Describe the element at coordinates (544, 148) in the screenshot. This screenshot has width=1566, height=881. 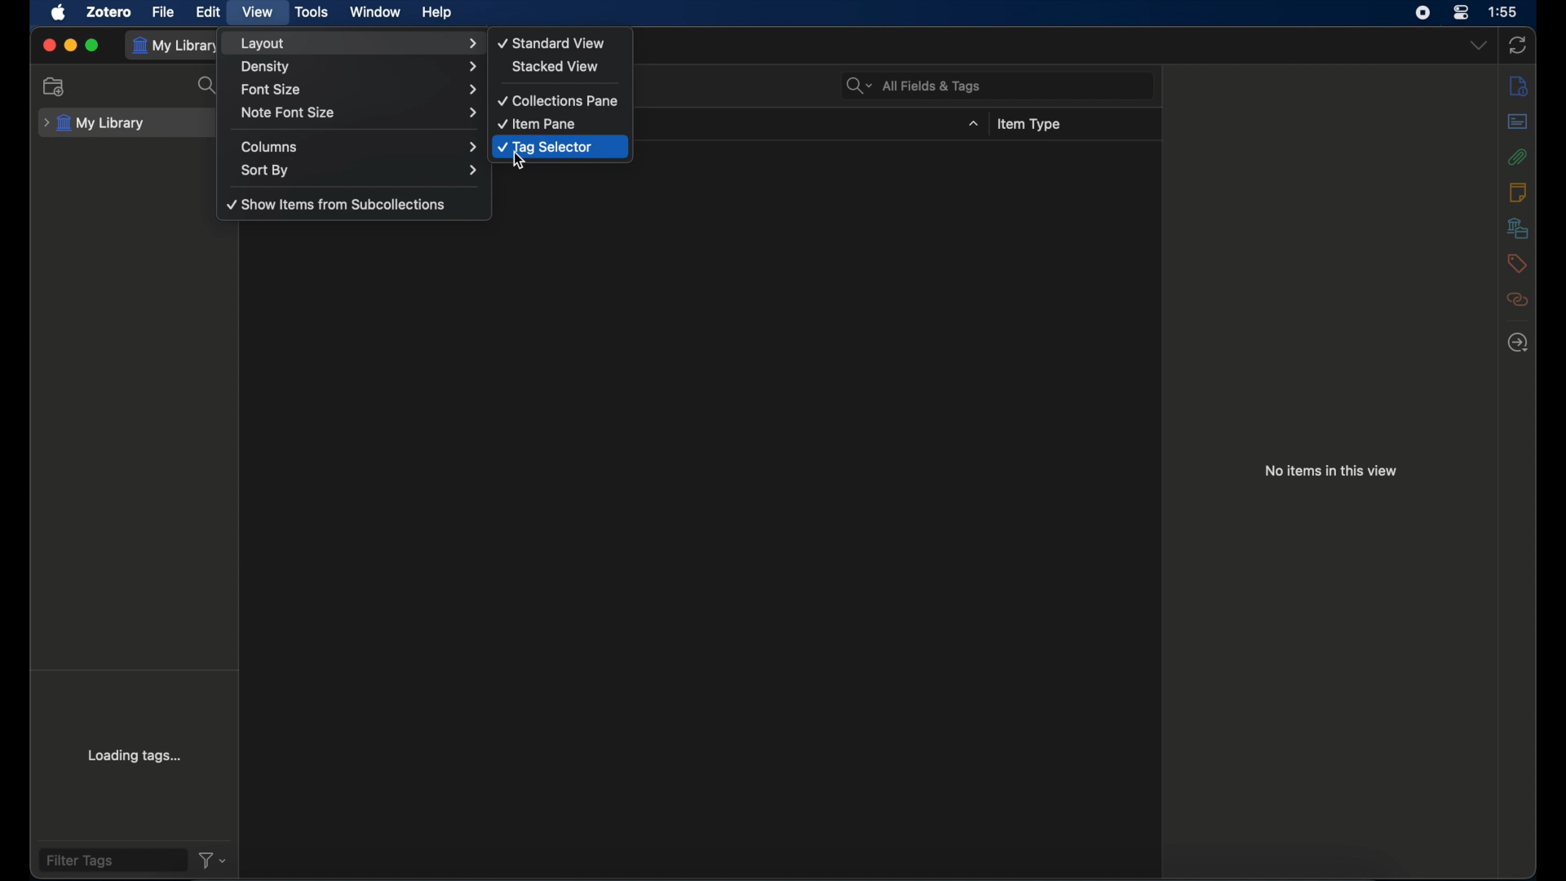
I see `tag selector` at that location.